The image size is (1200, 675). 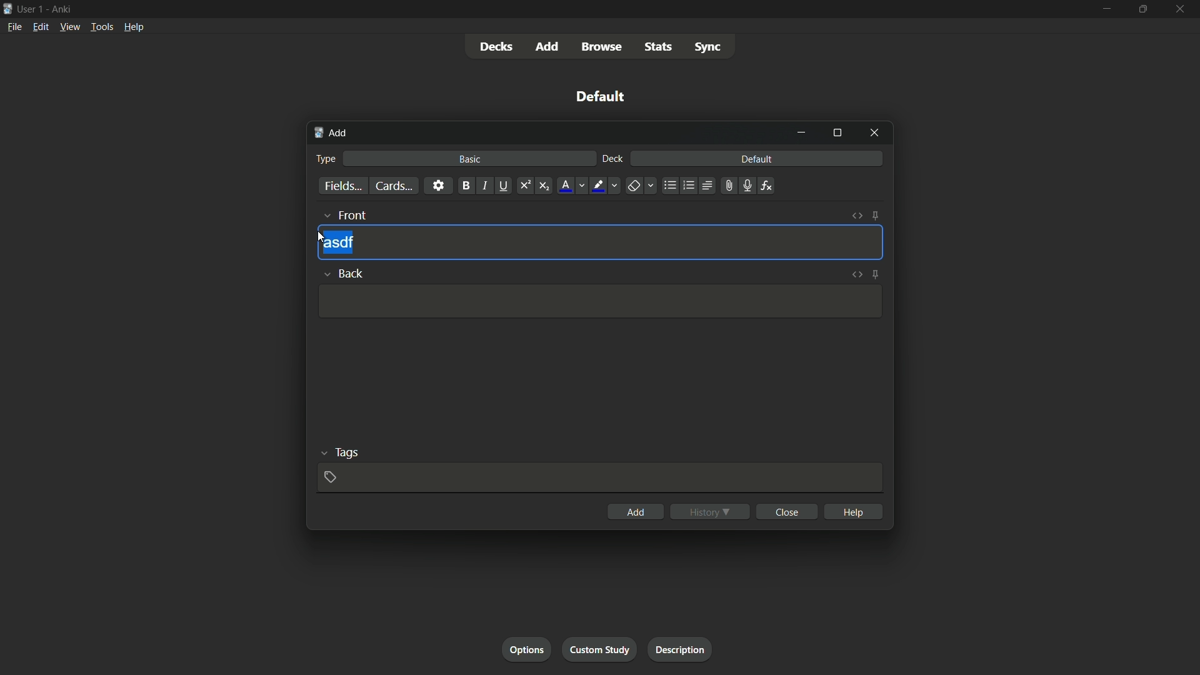 I want to click on subscript, so click(x=544, y=186).